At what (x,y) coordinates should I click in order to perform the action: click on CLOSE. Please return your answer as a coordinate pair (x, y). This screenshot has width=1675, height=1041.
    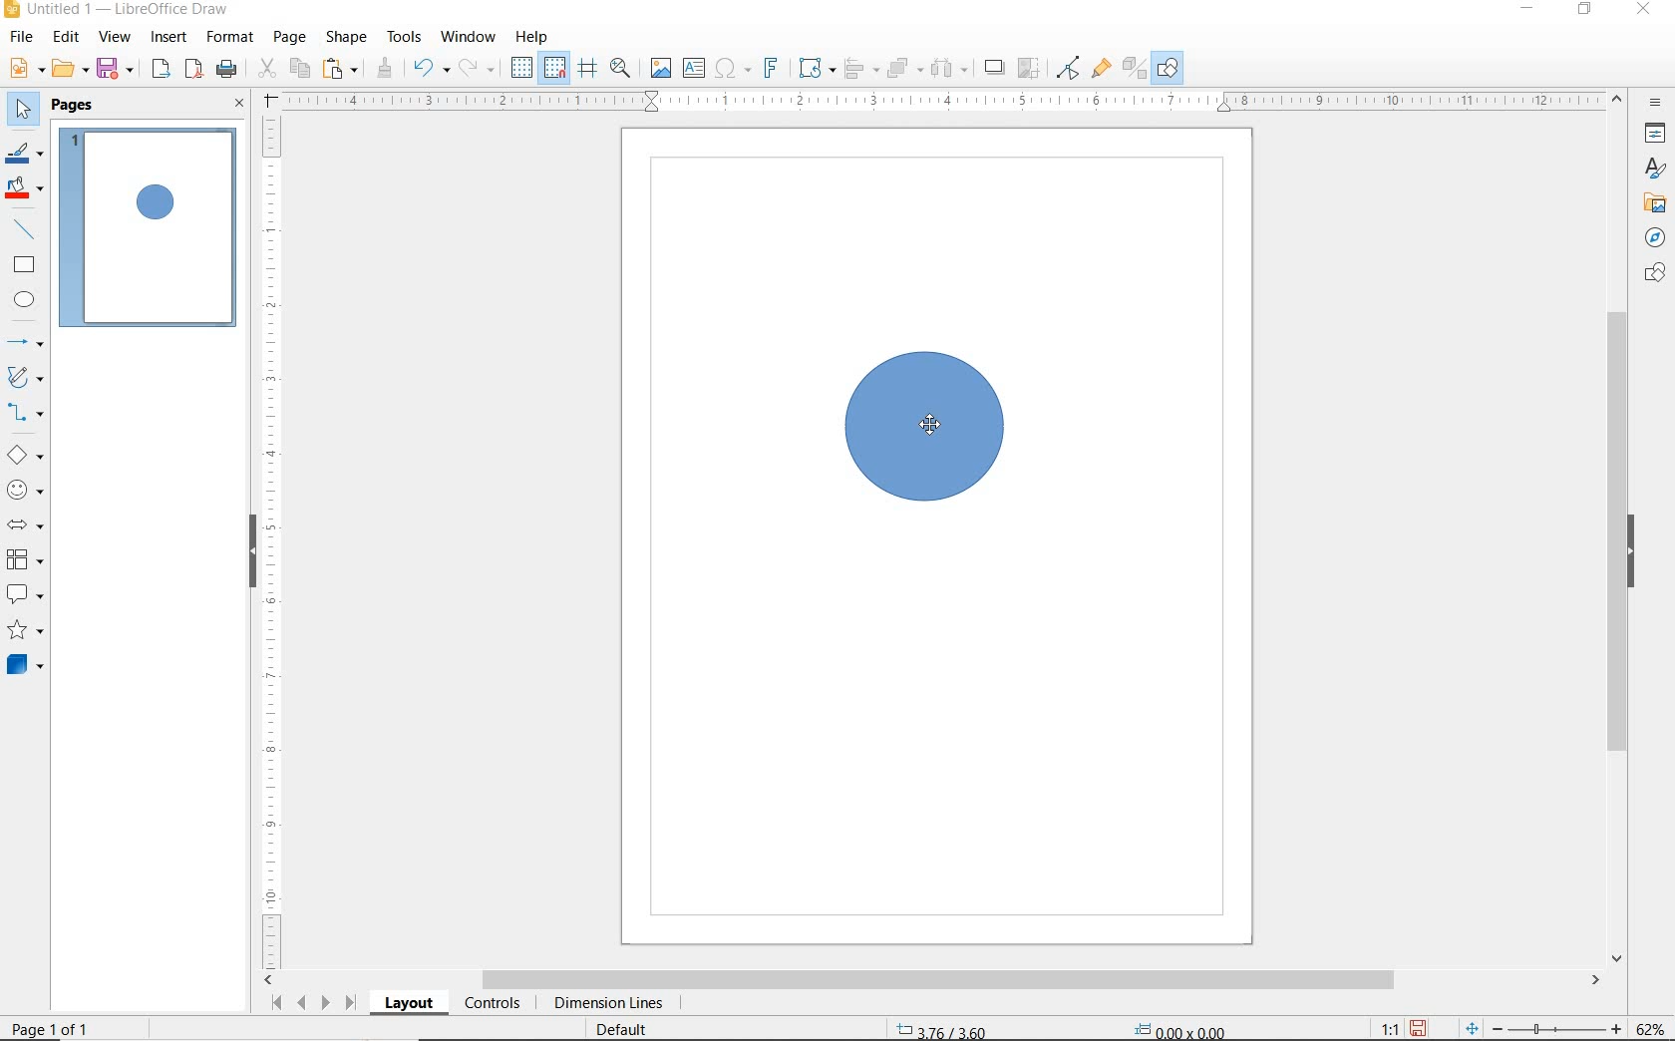
    Looking at the image, I should click on (238, 104).